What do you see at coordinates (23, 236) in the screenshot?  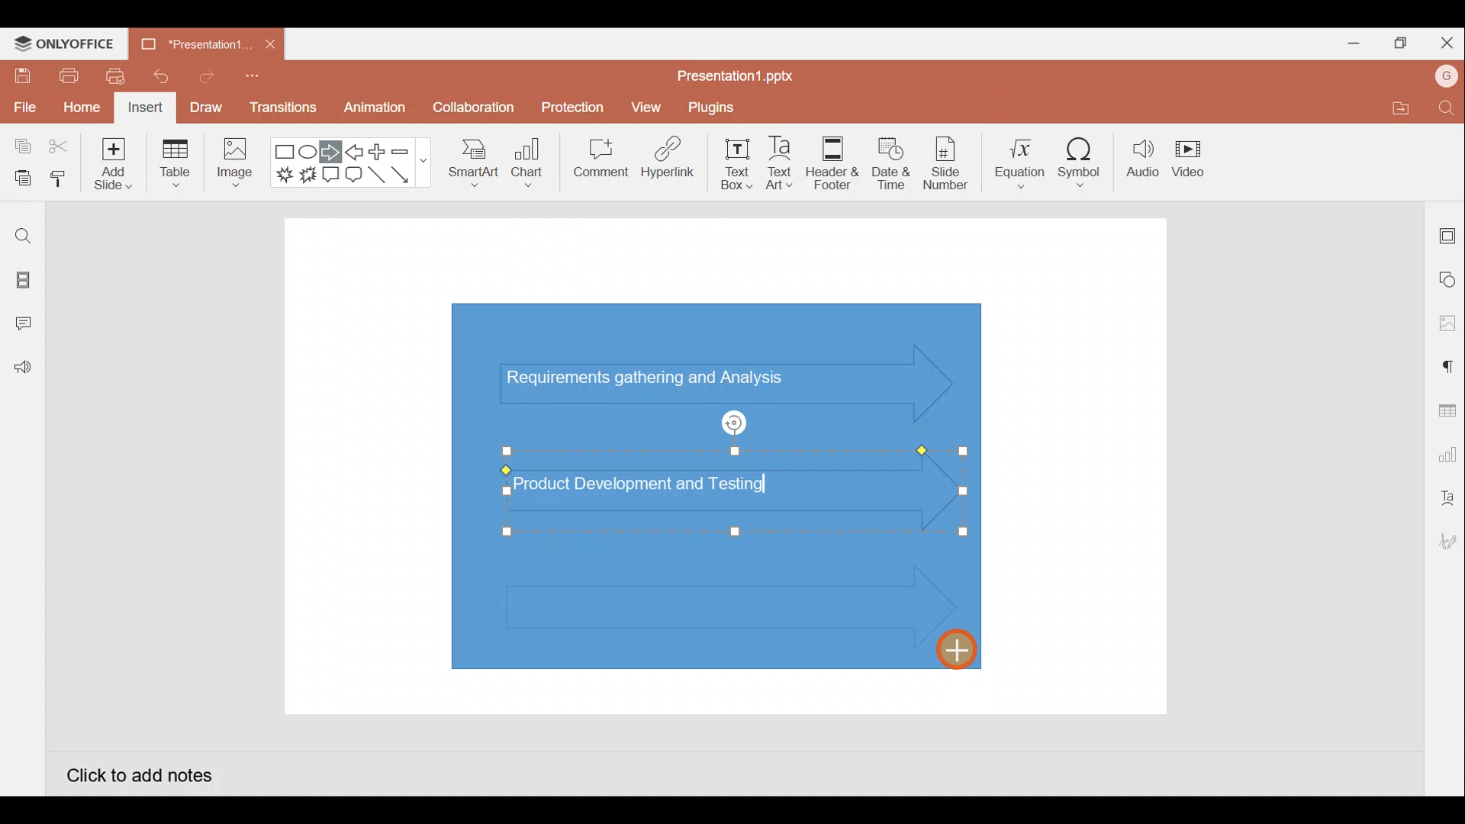 I see `Find` at bounding box center [23, 236].